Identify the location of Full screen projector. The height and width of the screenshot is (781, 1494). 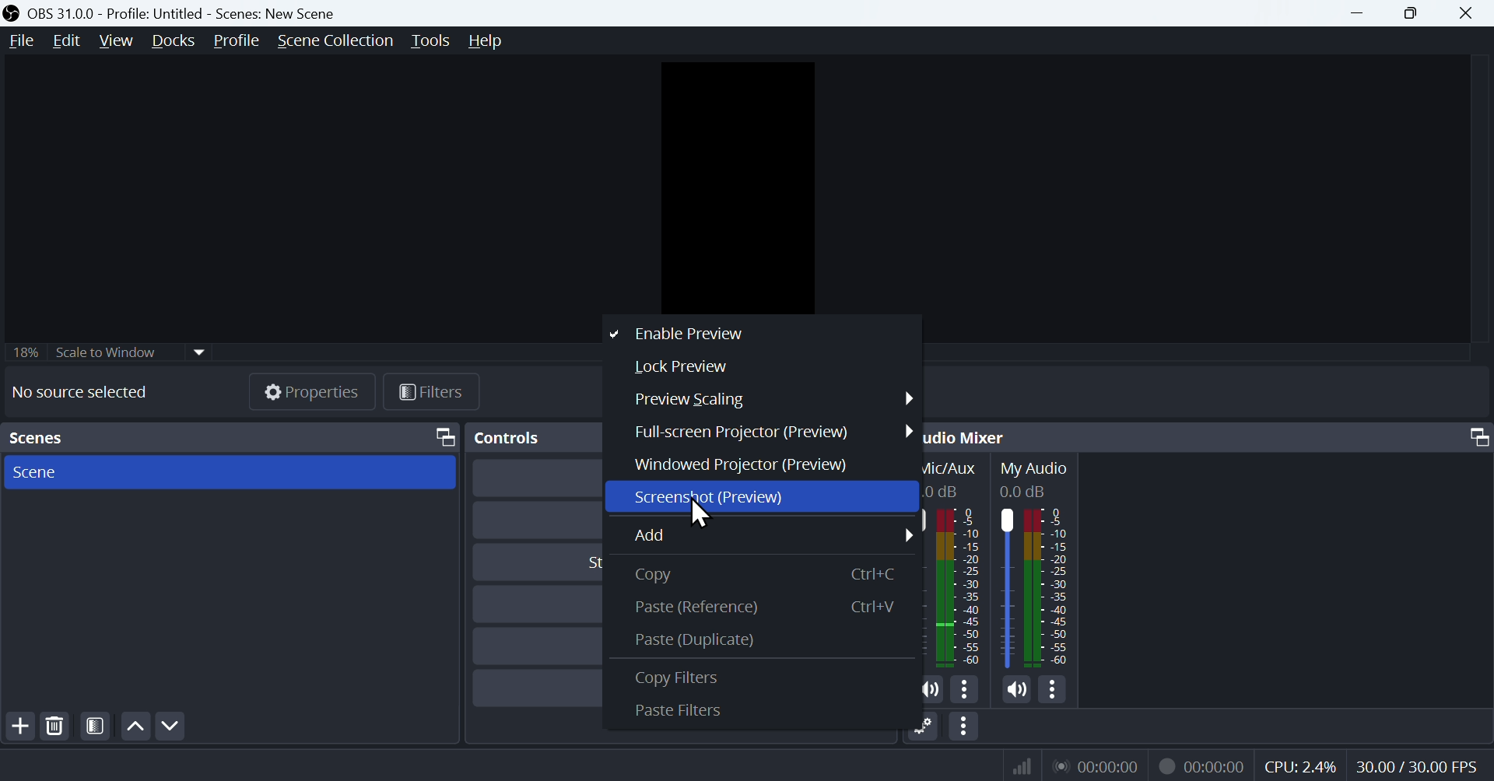
(759, 433).